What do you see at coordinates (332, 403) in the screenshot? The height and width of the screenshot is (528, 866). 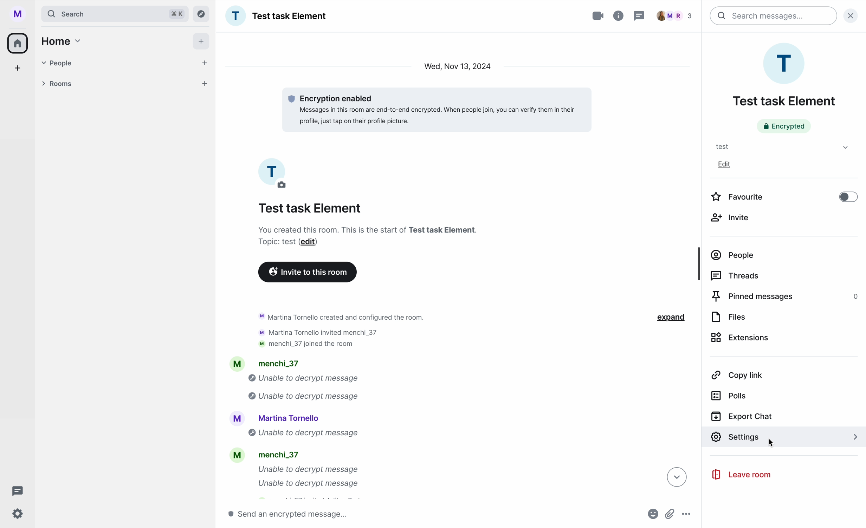 I see `activity chat` at bounding box center [332, 403].